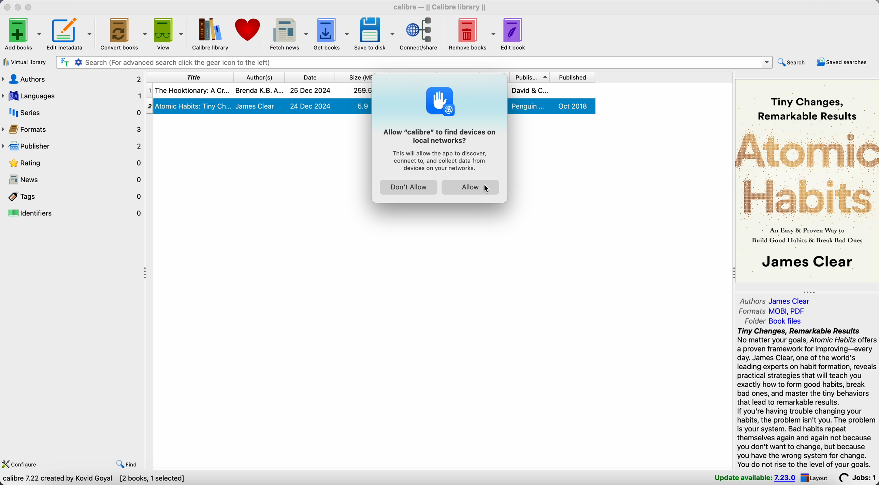 Image resolution: width=879 pixels, height=485 pixels. I want to click on identifiers, so click(73, 213).